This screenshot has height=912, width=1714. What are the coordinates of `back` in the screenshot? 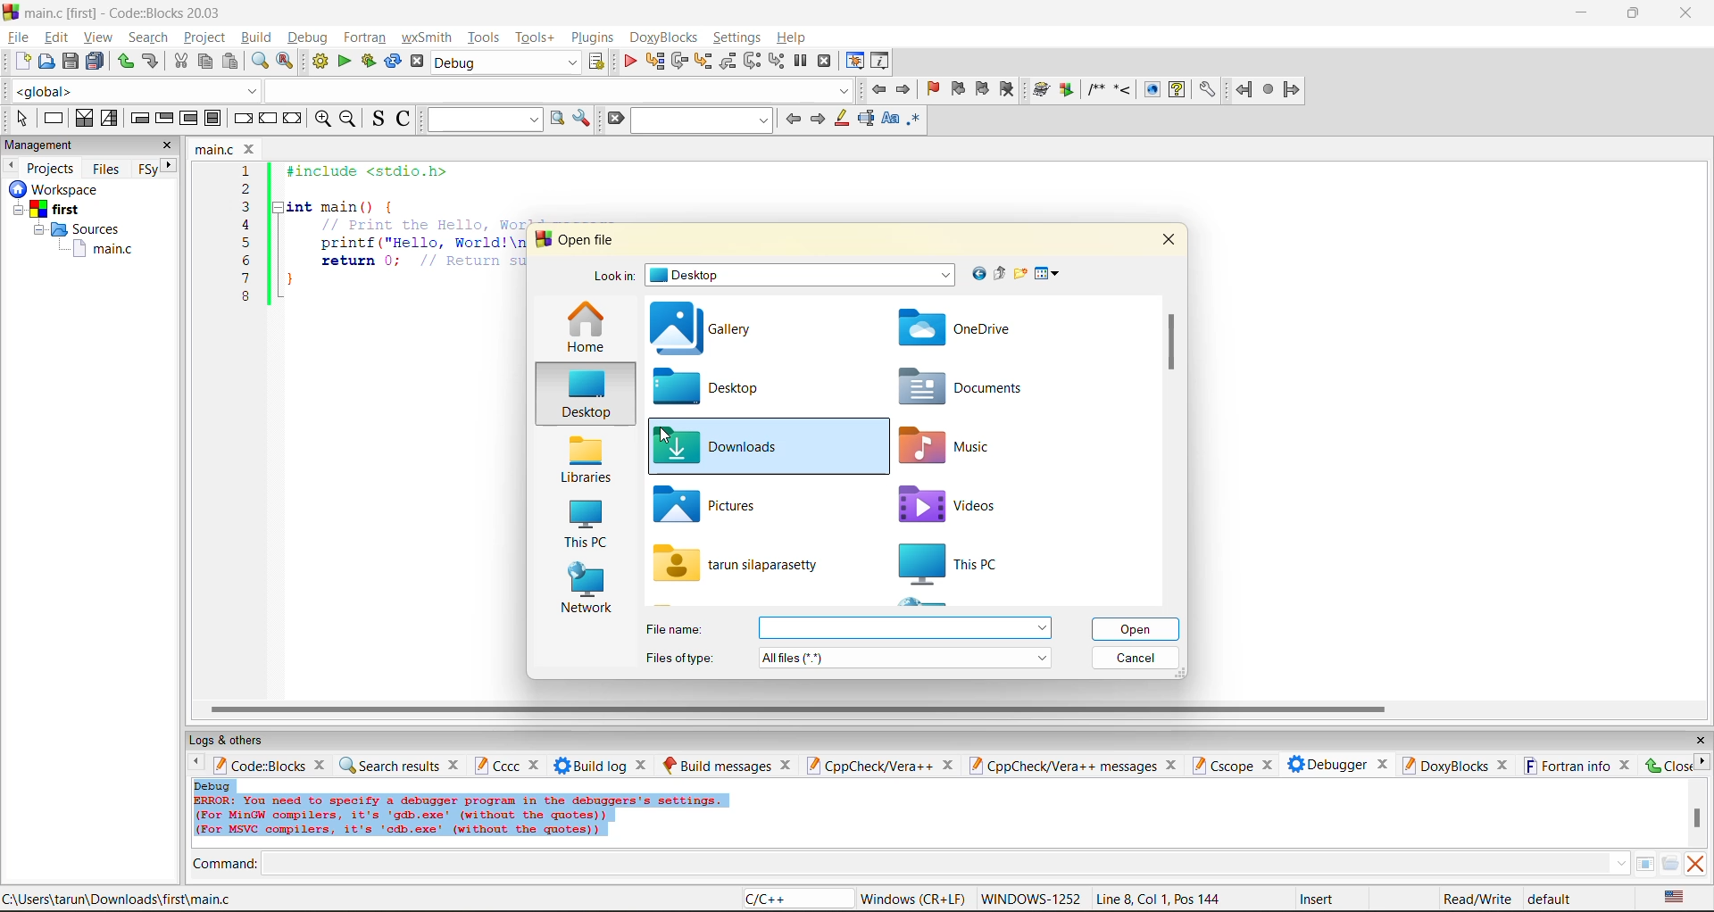 It's located at (1245, 89).